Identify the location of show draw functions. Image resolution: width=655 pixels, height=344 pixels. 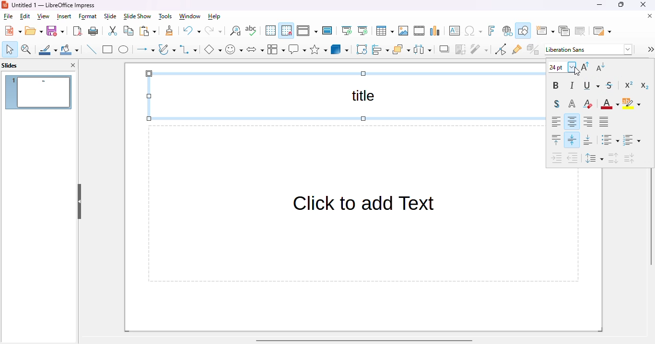
(523, 30).